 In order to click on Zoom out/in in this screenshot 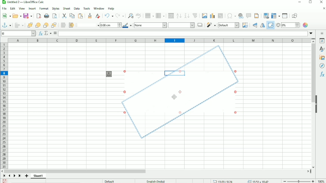, I will do `click(298, 180)`.